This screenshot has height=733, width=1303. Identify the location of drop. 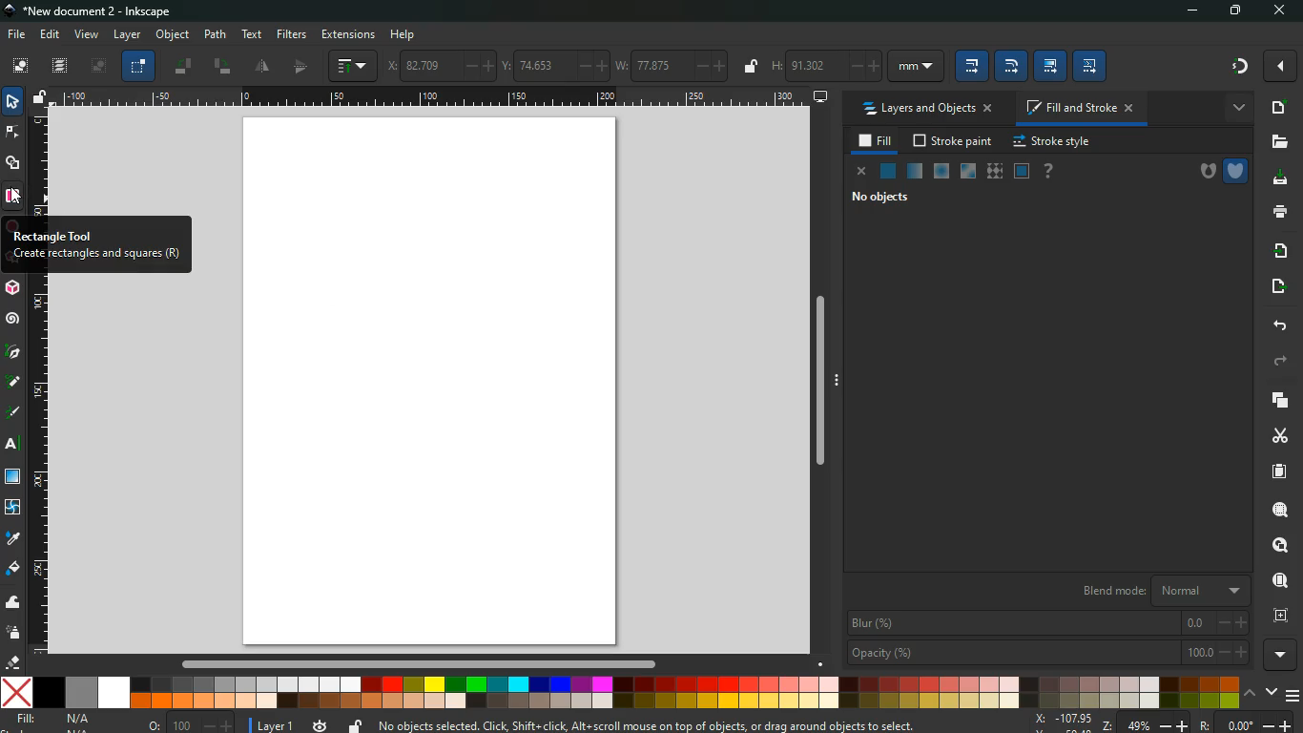
(12, 541).